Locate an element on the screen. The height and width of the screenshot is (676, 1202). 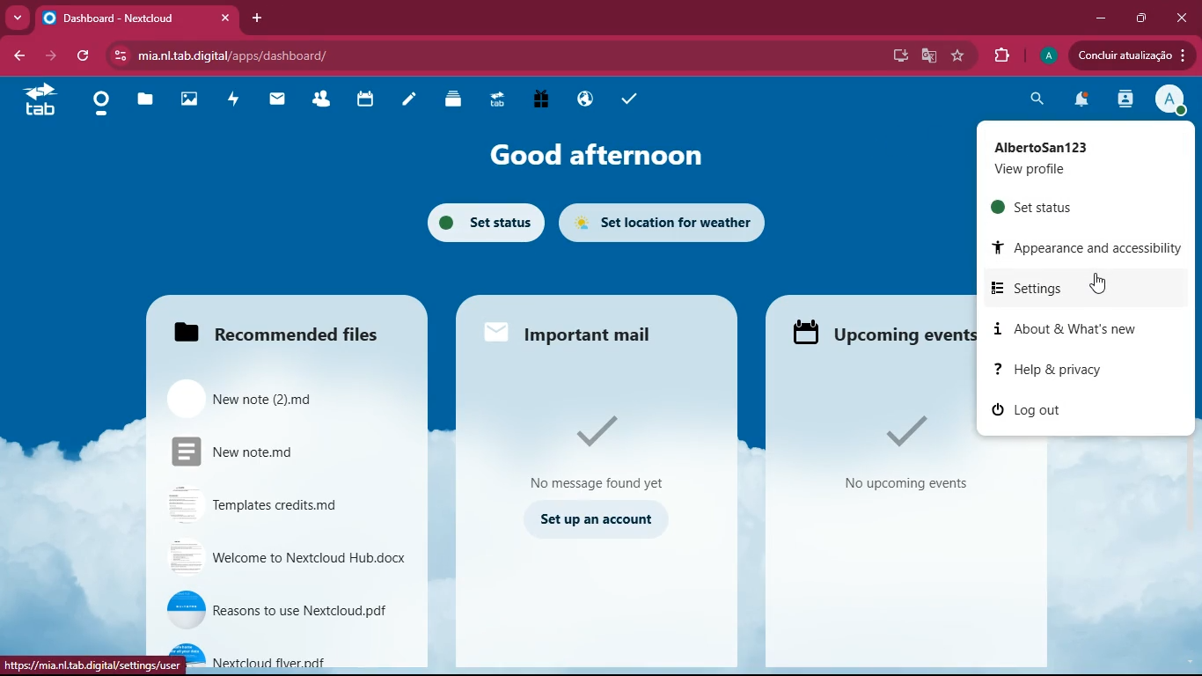
tab is located at coordinates (141, 18).